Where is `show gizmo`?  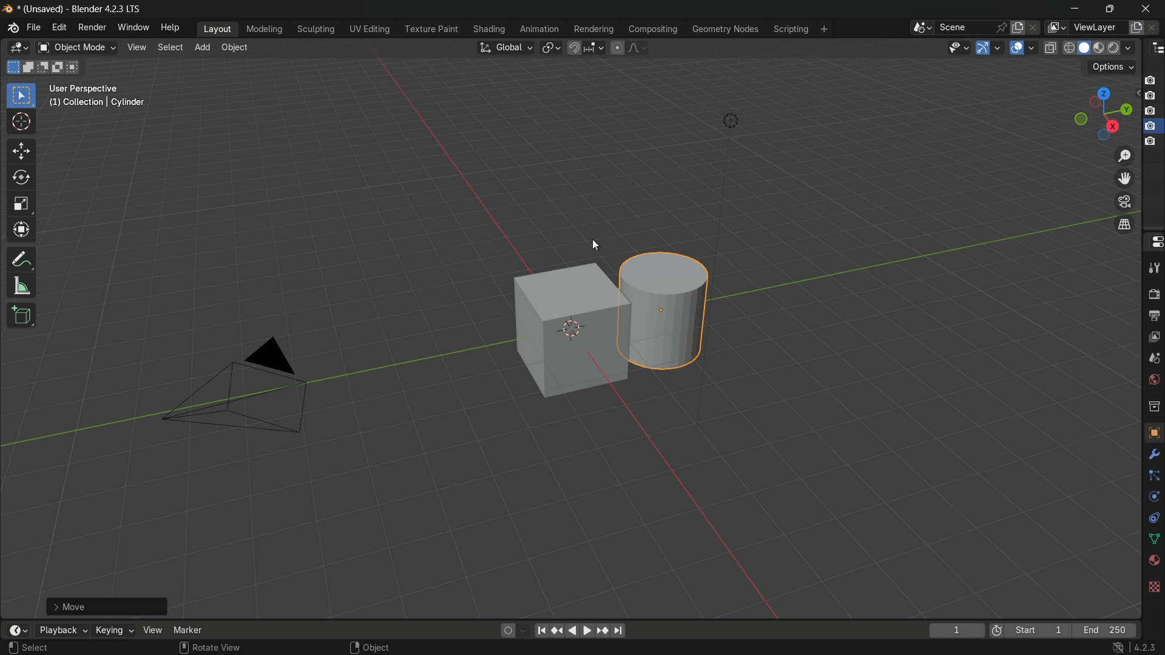 show gizmo is located at coordinates (982, 47).